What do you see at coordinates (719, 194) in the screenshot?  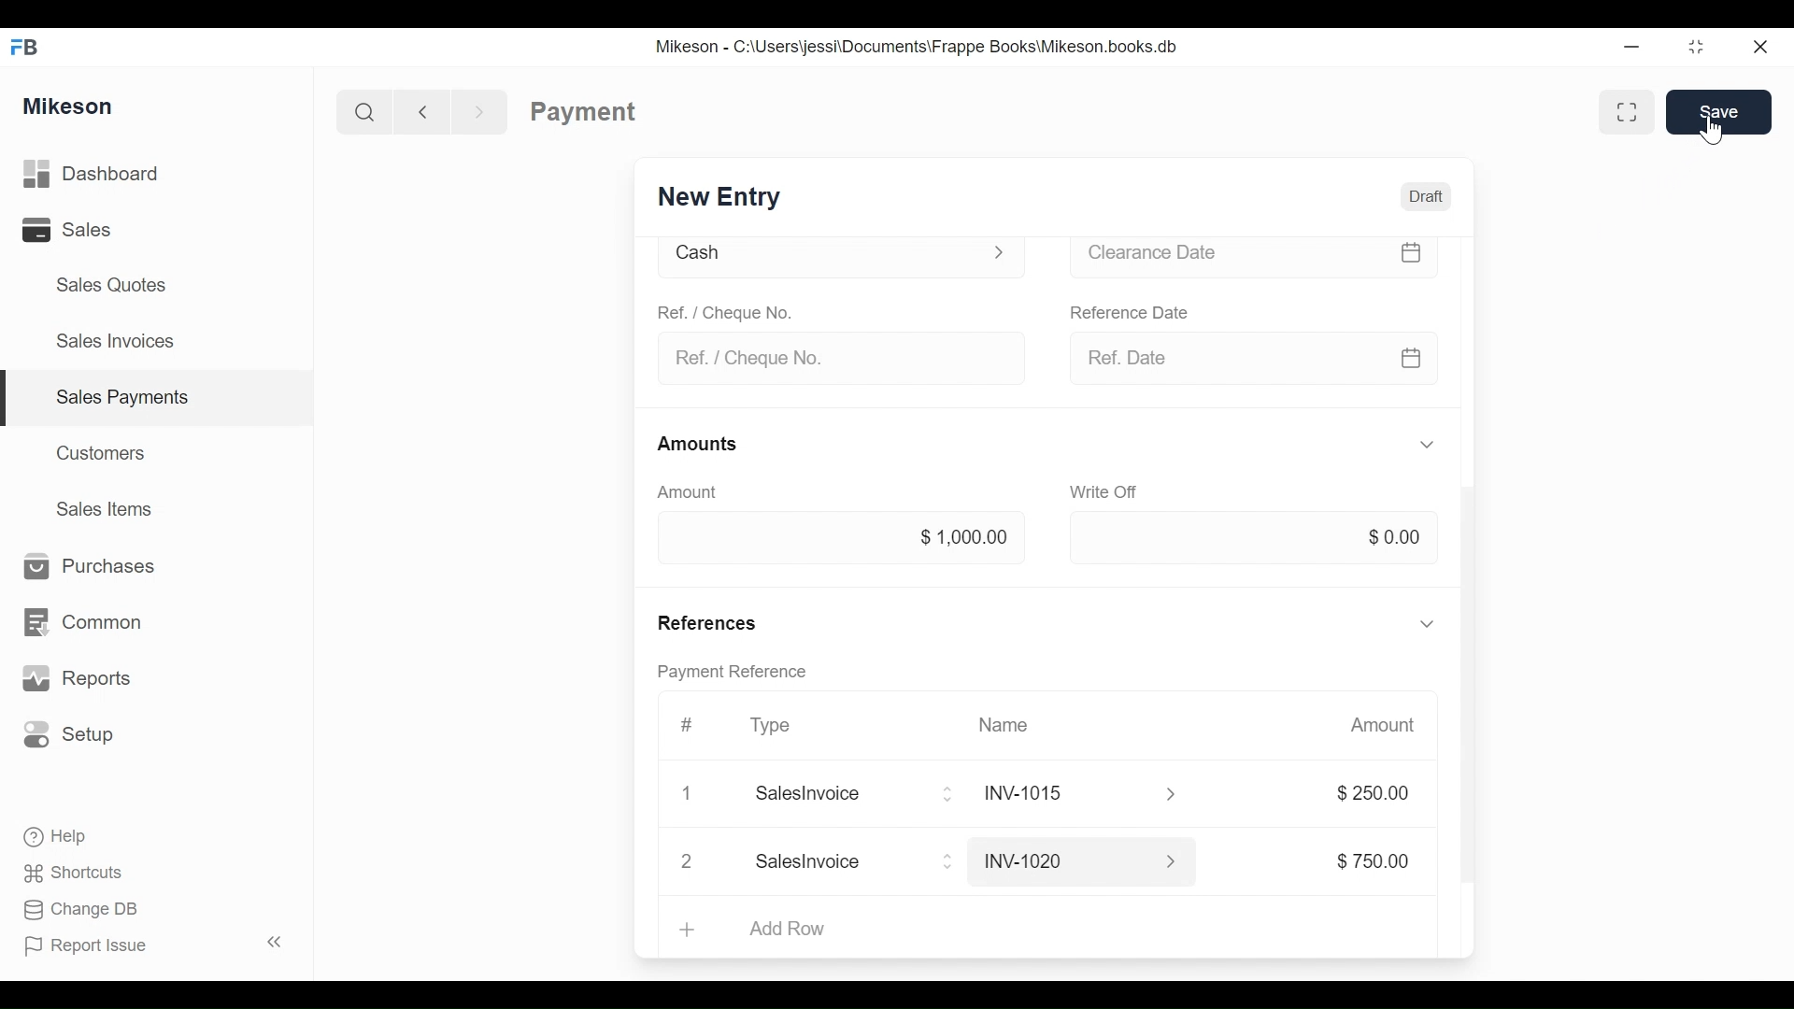 I see `New Entry` at bounding box center [719, 194].